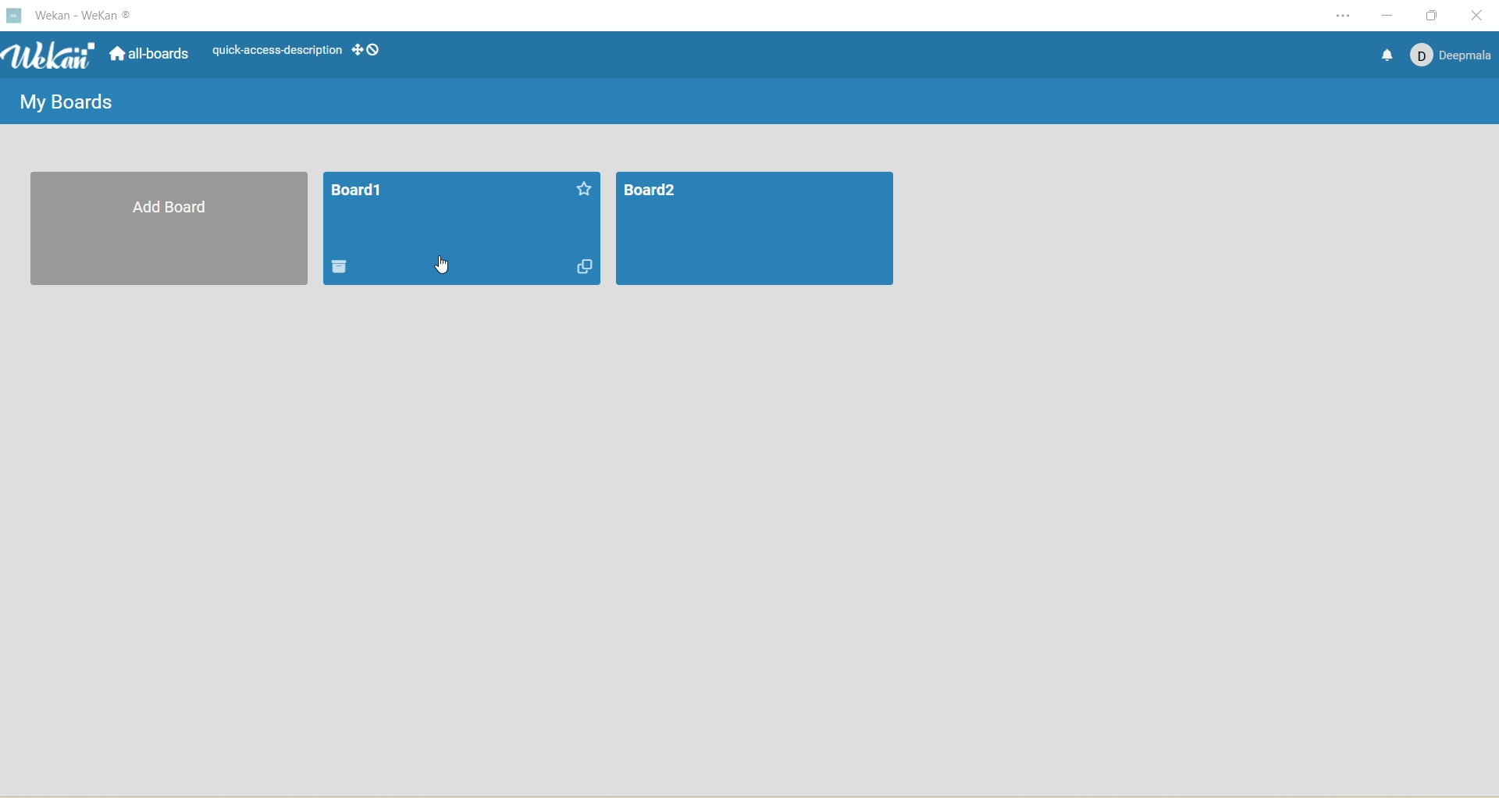 The image size is (1499, 798). I want to click on title, so click(357, 189).